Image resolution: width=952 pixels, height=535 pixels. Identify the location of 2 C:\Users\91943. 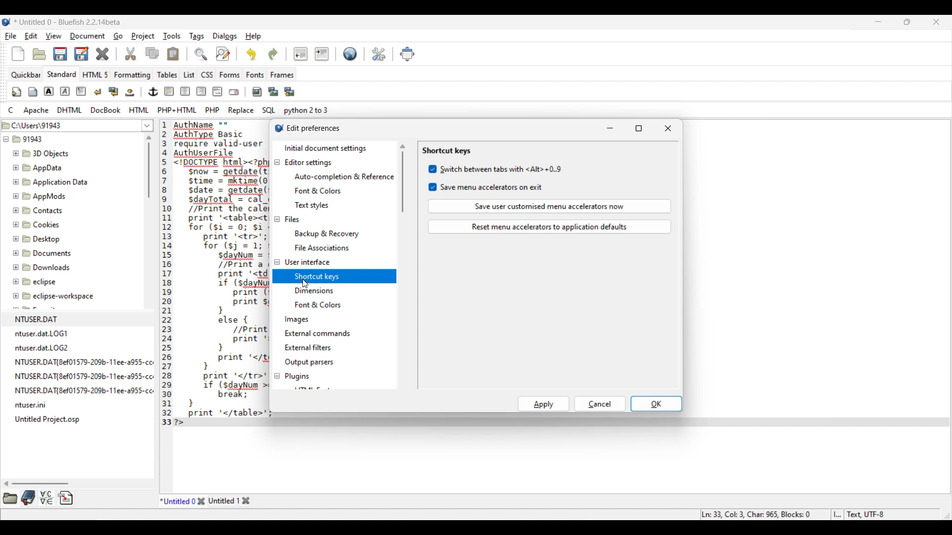
(35, 124).